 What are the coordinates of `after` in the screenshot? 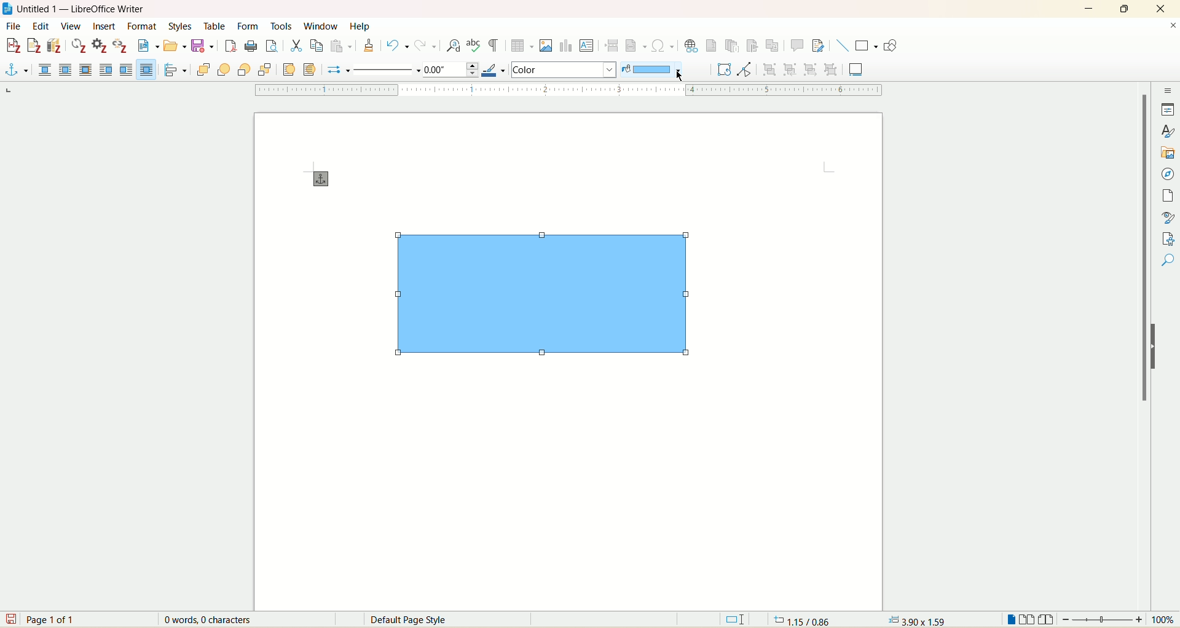 It's located at (127, 69).